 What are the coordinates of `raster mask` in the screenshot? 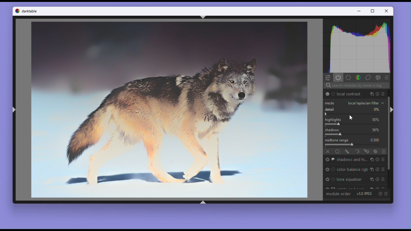 It's located at (376, 151).